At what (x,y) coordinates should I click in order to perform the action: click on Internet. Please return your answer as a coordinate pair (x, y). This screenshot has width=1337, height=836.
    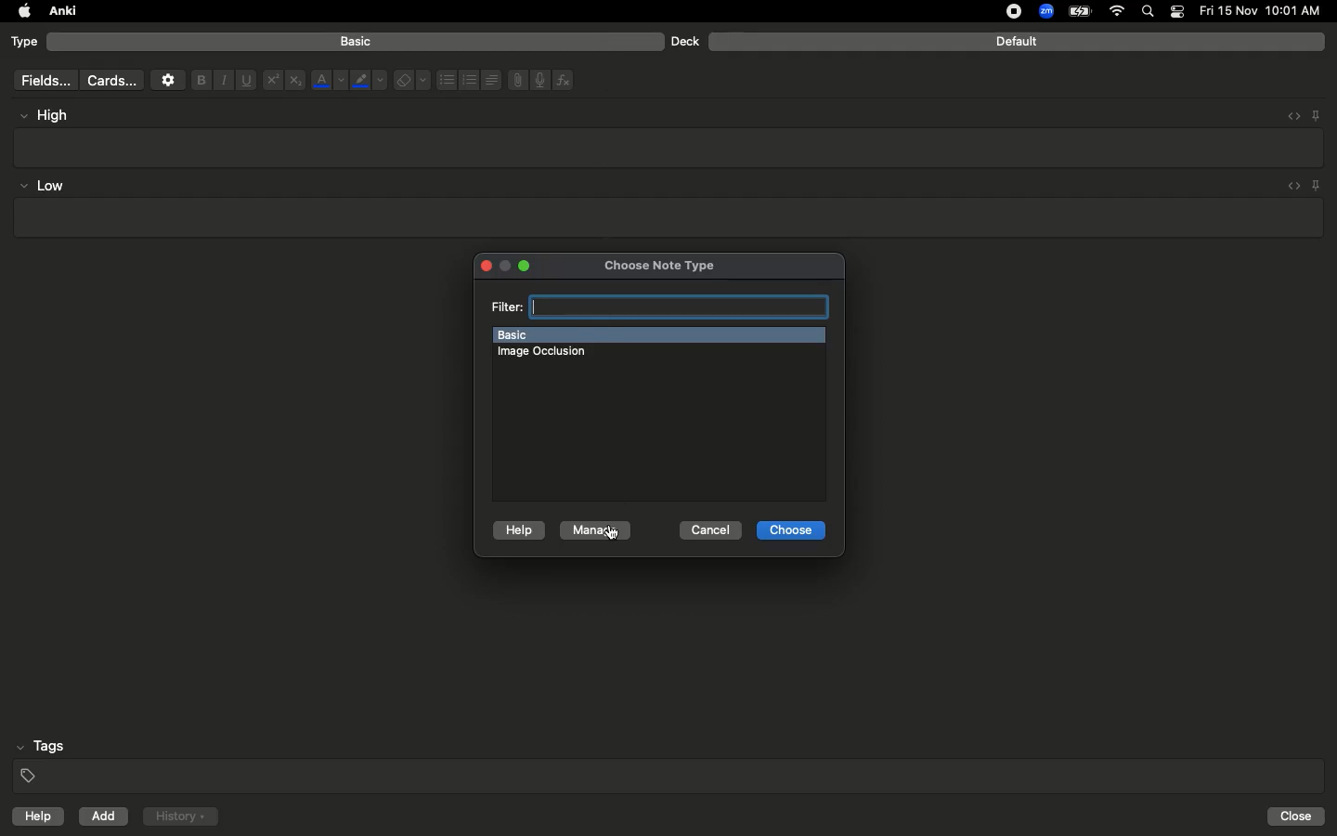
    Looking at the image, I should click on (1119, 12).